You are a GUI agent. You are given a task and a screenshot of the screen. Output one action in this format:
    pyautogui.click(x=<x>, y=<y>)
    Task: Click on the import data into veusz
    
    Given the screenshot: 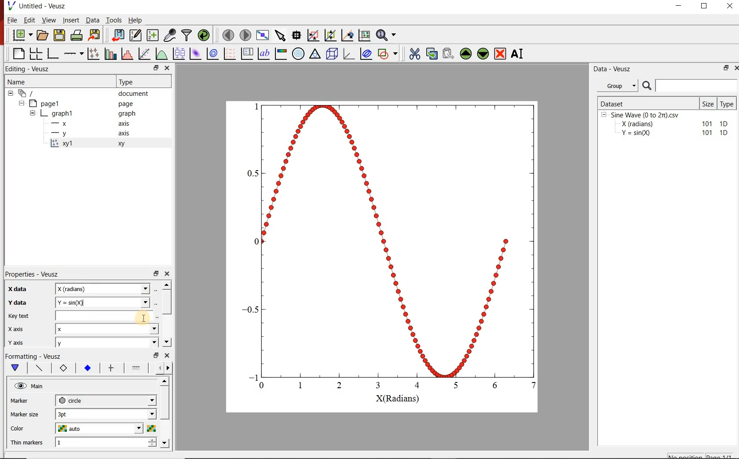 What is the action you would take?
    pyautogui.click(x=117, y=35)
    